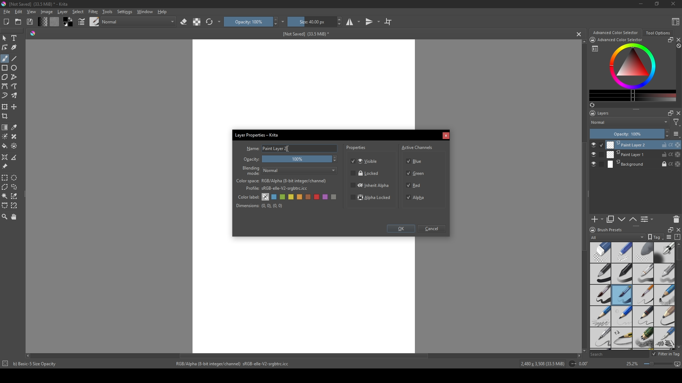 The height and width of the screenshot is (383, 682). I want to click on View, so click(32, 12).